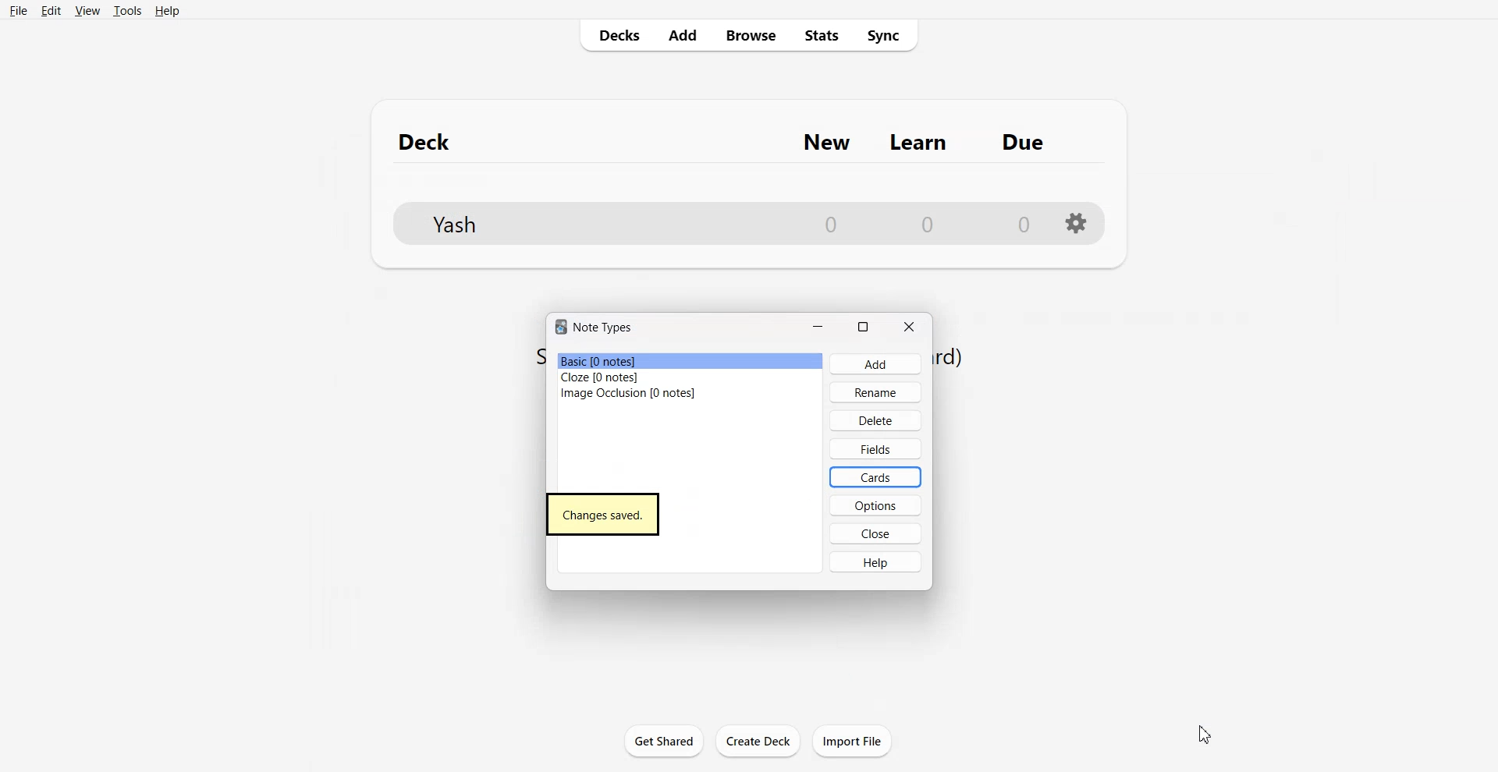  What do you see at coordinates (875, 448) in the screenshot?
I see `Fields` at bounding box center [875, 448].